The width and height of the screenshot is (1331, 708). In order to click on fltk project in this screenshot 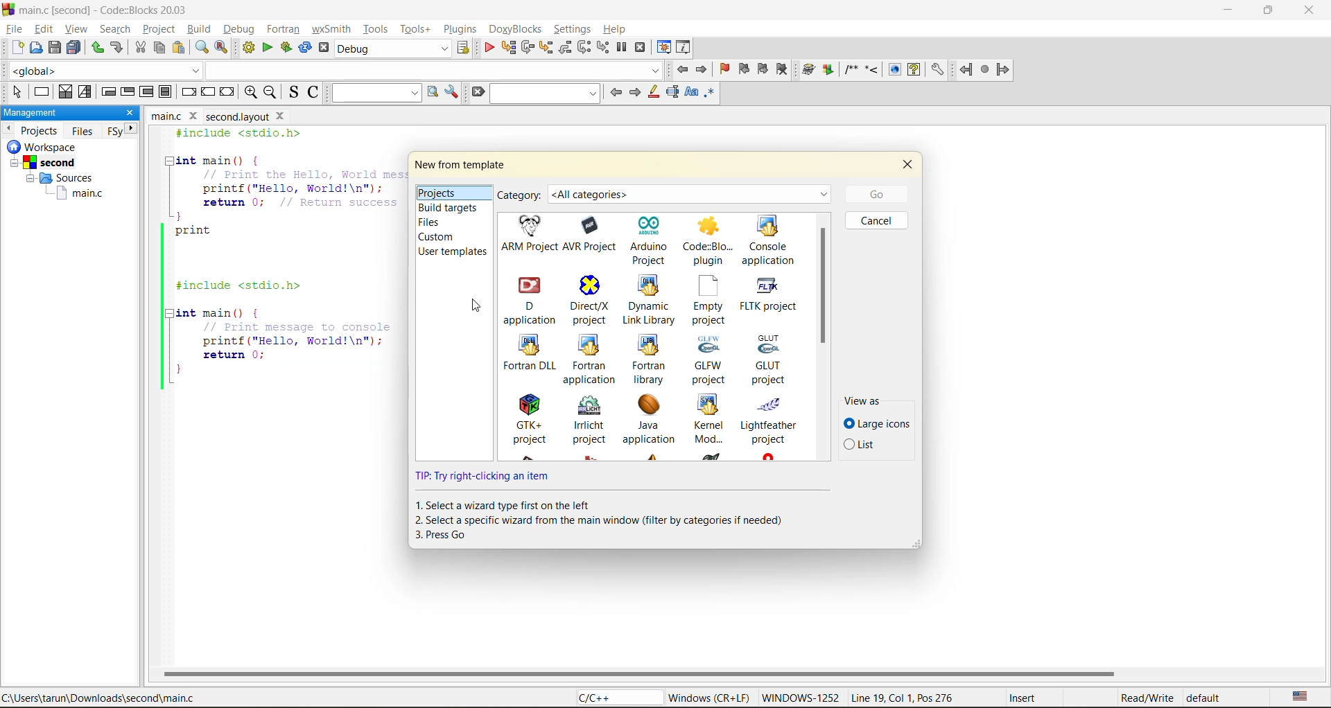, I will do `click(772, 301)`.